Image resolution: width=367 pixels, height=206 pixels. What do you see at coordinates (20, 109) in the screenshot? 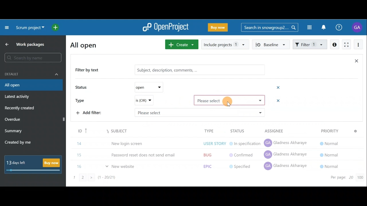
I see `Recently created` at bounding box center [20, 109].